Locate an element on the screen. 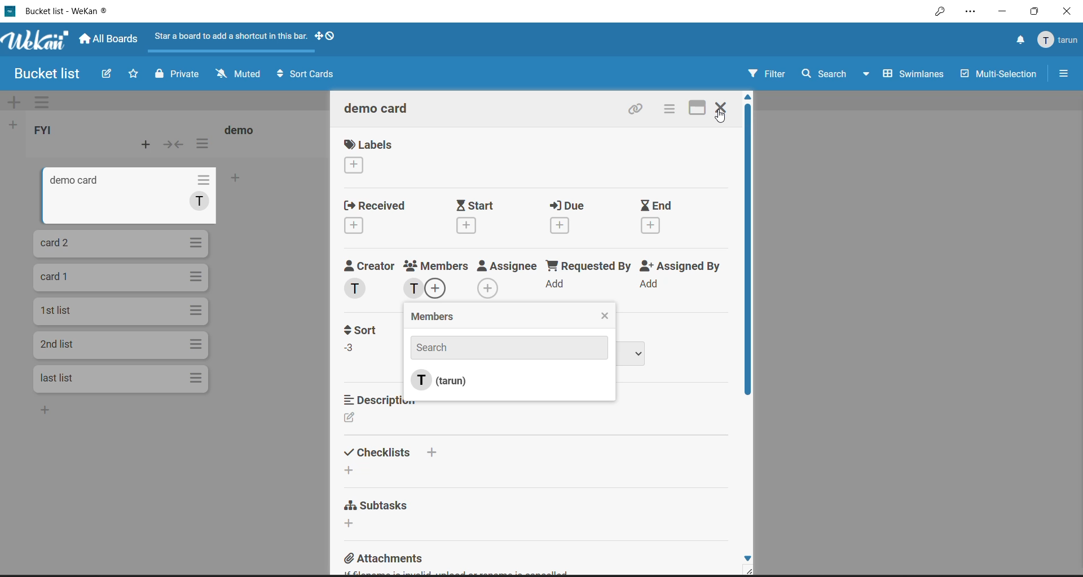 The height and width of the screenshot is (577, 1083). card bottom of the list is located at coordinates (262, 180).